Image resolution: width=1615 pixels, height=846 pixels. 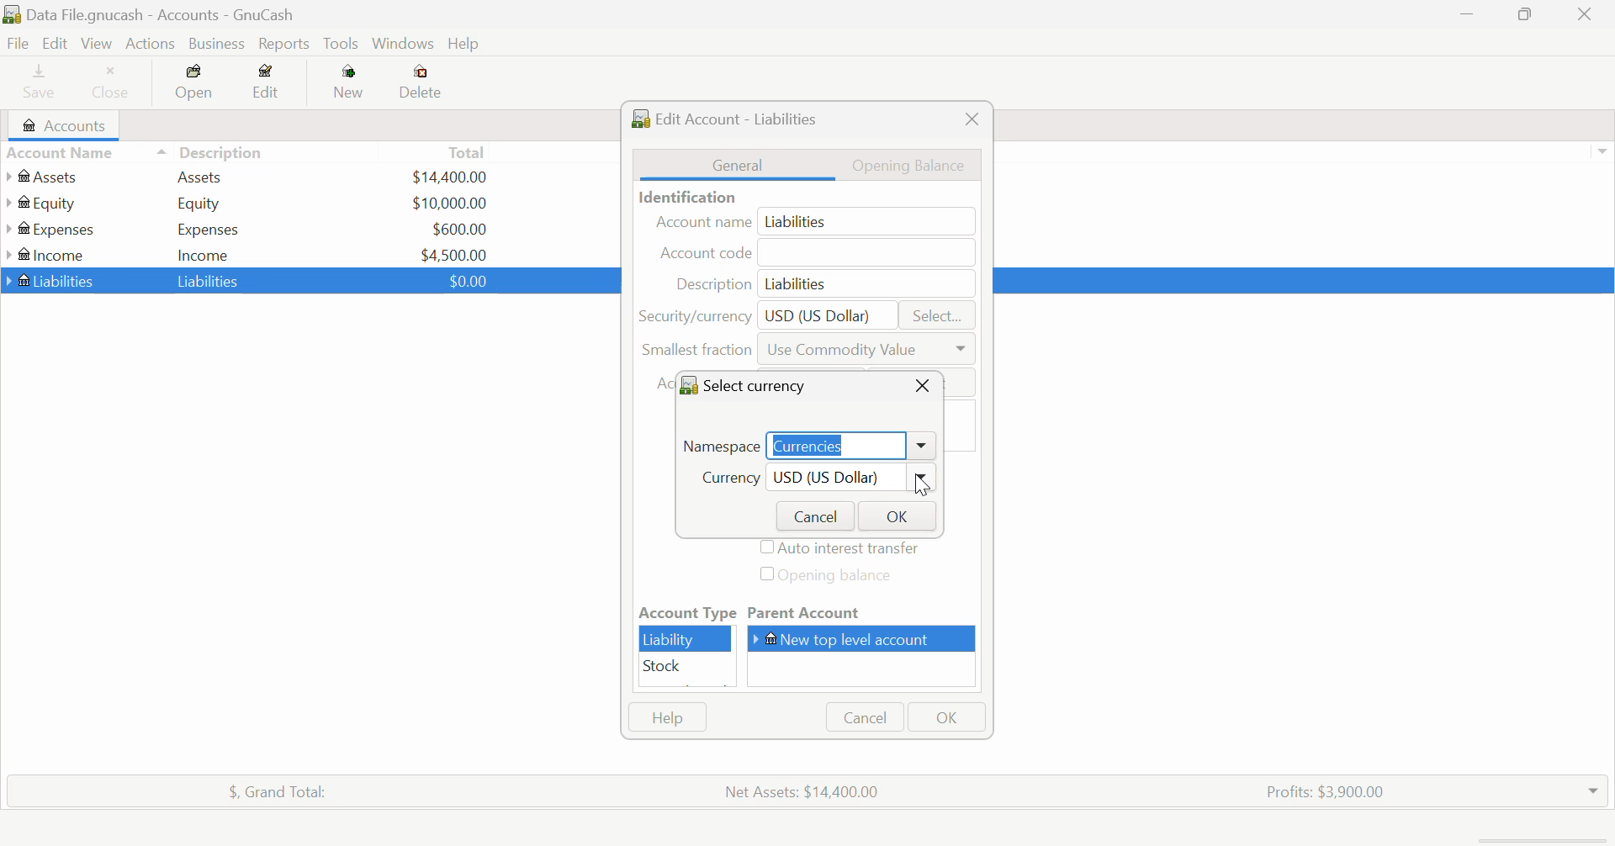 I want to click on Account Column Heading, so click(x=64, y=154).